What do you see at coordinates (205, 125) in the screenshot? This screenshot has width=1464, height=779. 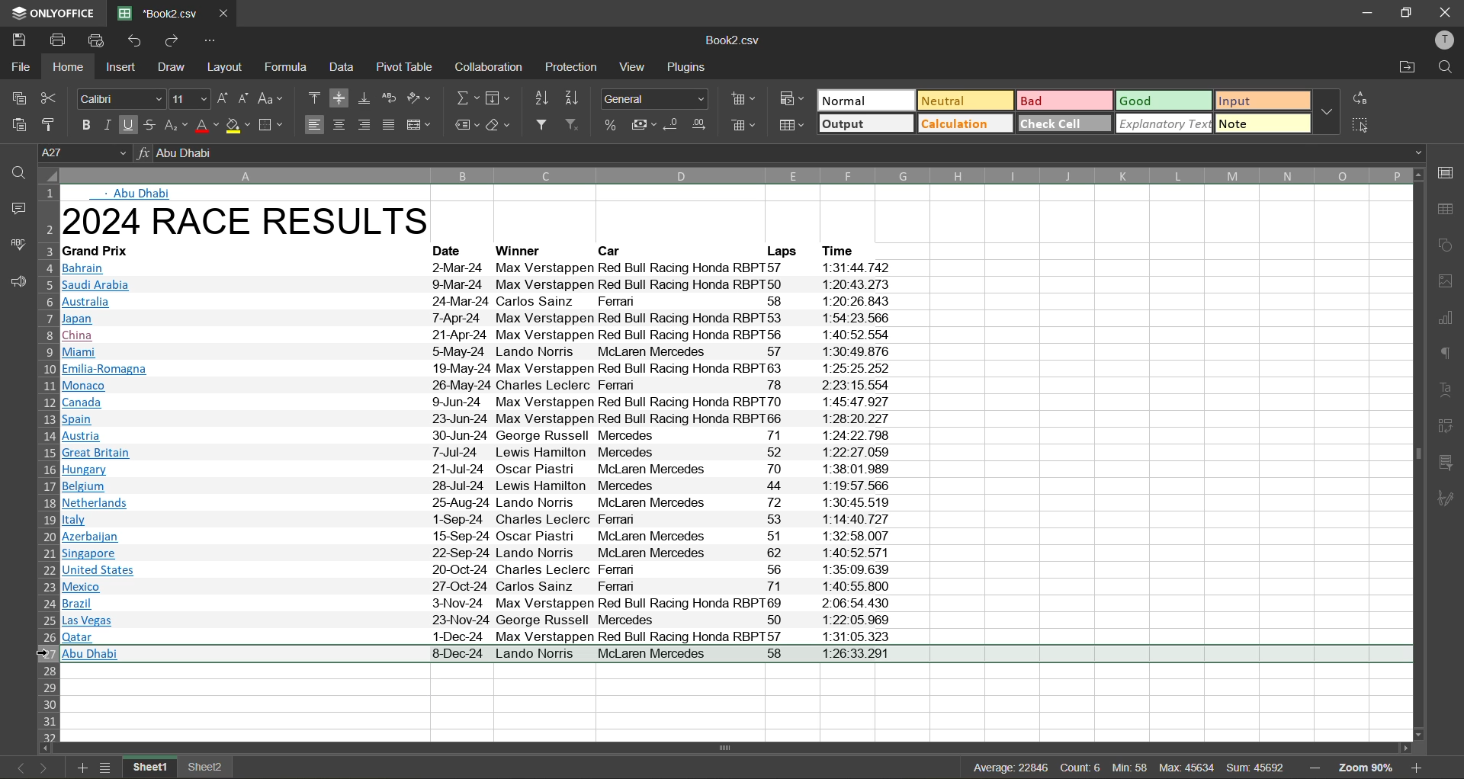 I see `font color` at bounding box center [205, 125].